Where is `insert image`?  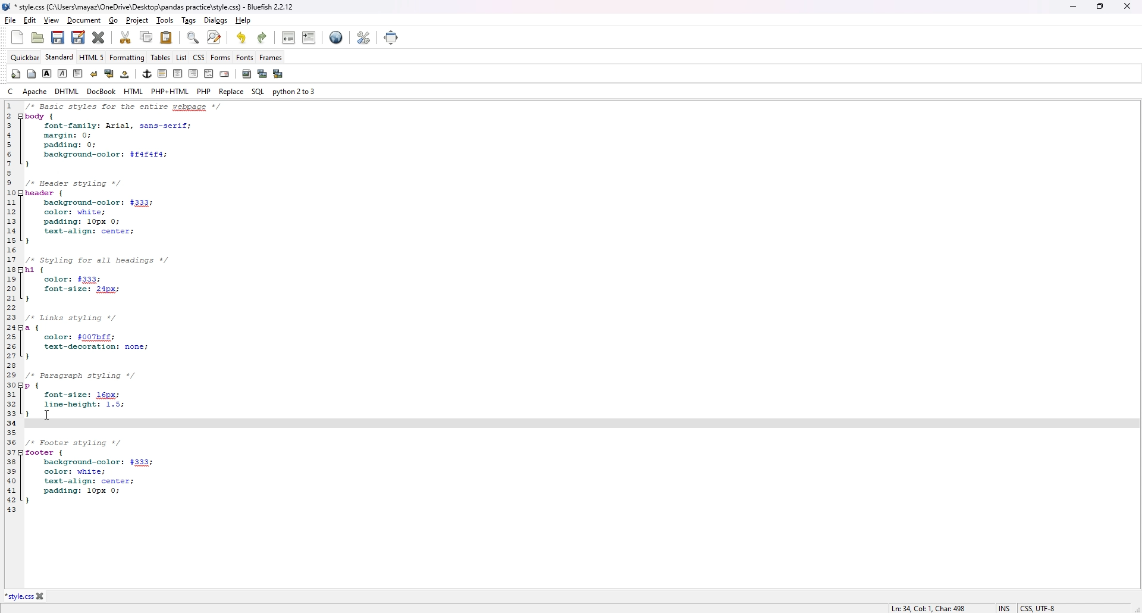
insert image is located at coordinates (248, 74).